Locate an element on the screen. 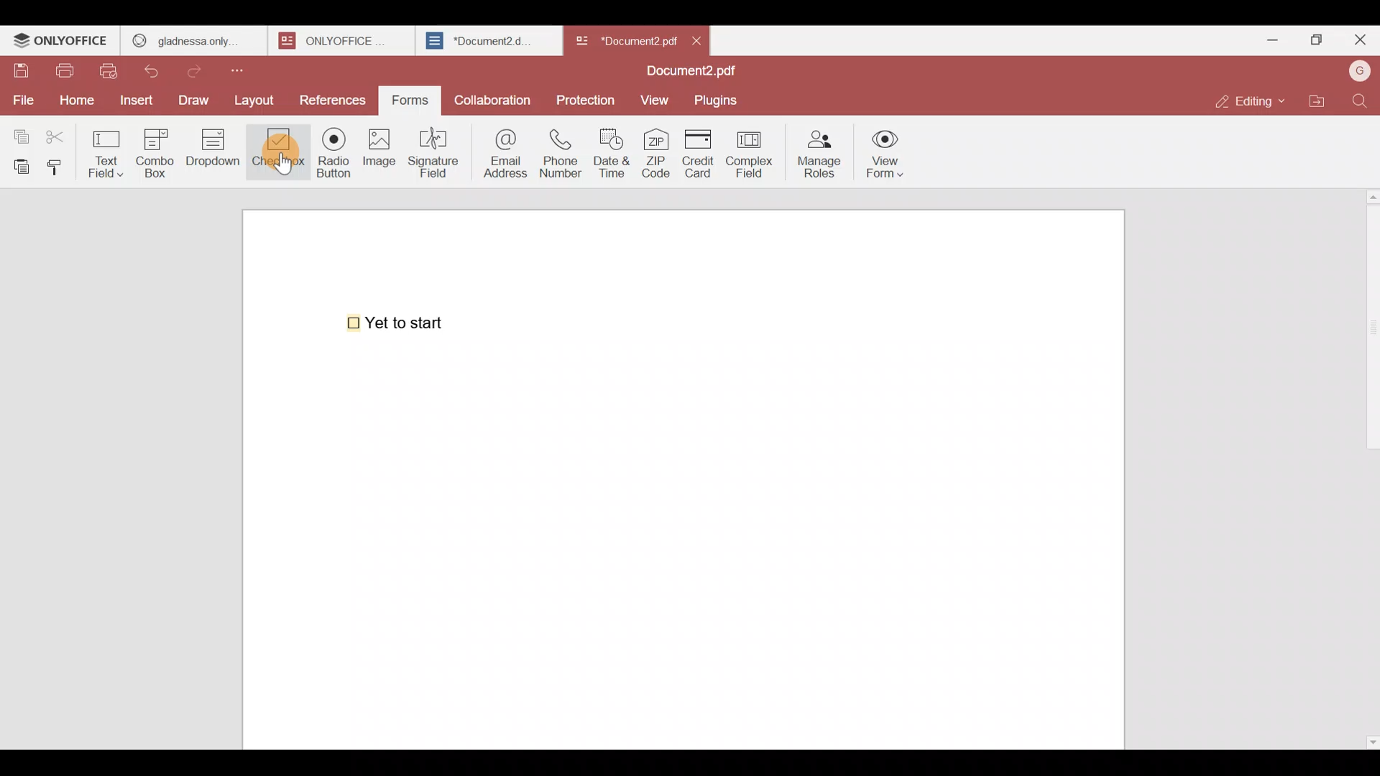  Plugins is located at coordinates (722, 101).